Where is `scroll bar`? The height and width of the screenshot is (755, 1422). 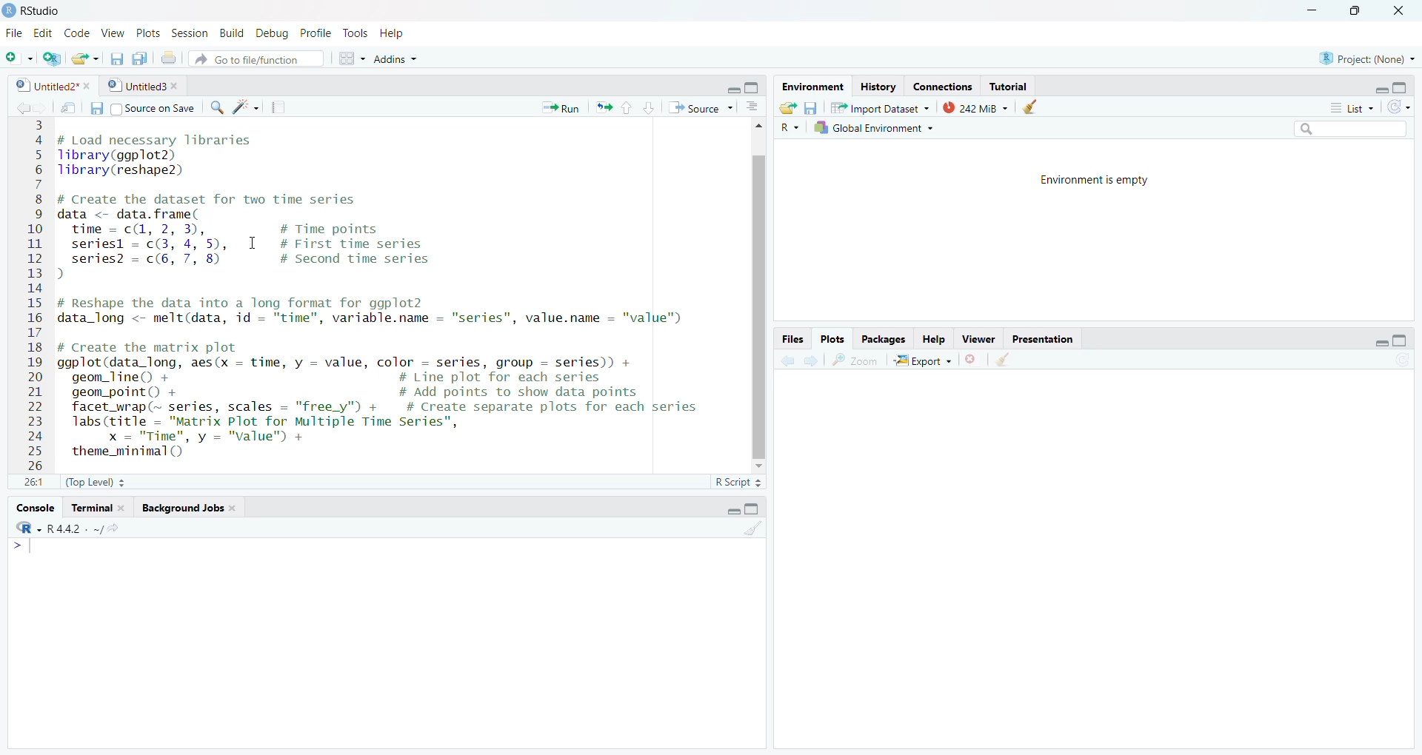
scroll bar is located at coordinates (760, 306).